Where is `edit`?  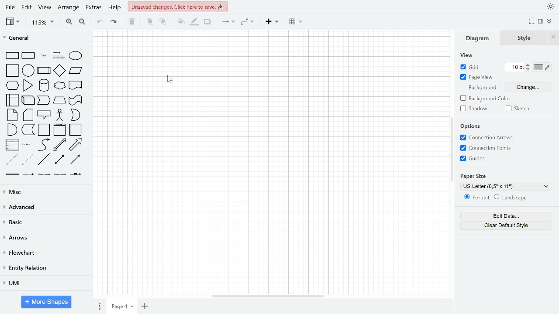
edit is located at coordinates (27, 7).